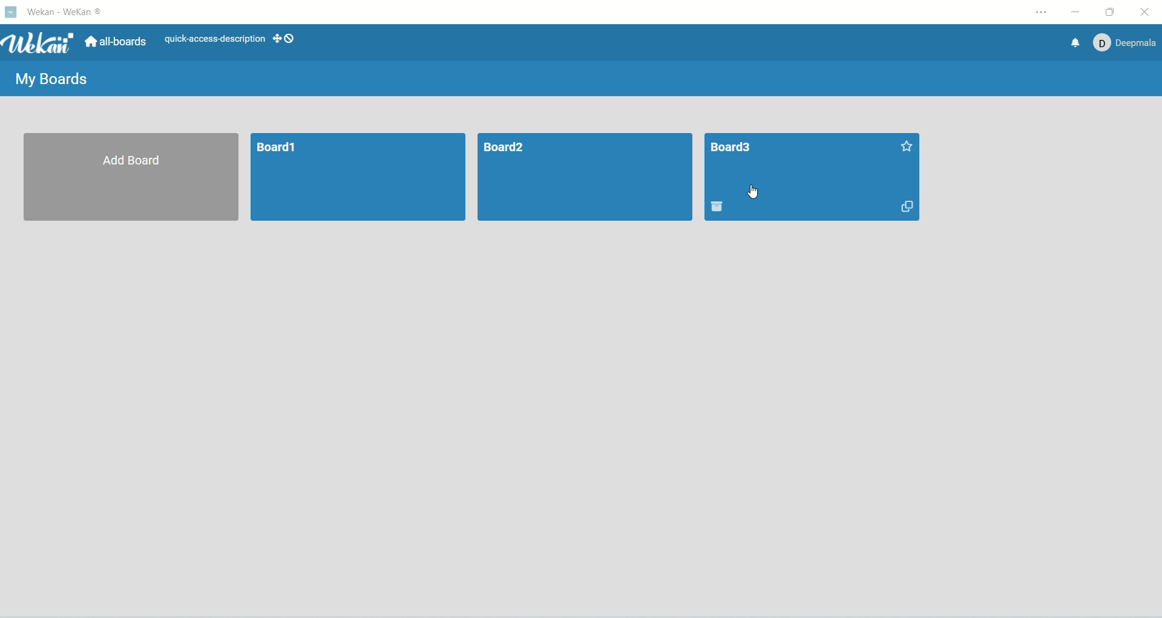 This screenshot has height=618, width=1162. I want to click on board2, so click(587, 178).